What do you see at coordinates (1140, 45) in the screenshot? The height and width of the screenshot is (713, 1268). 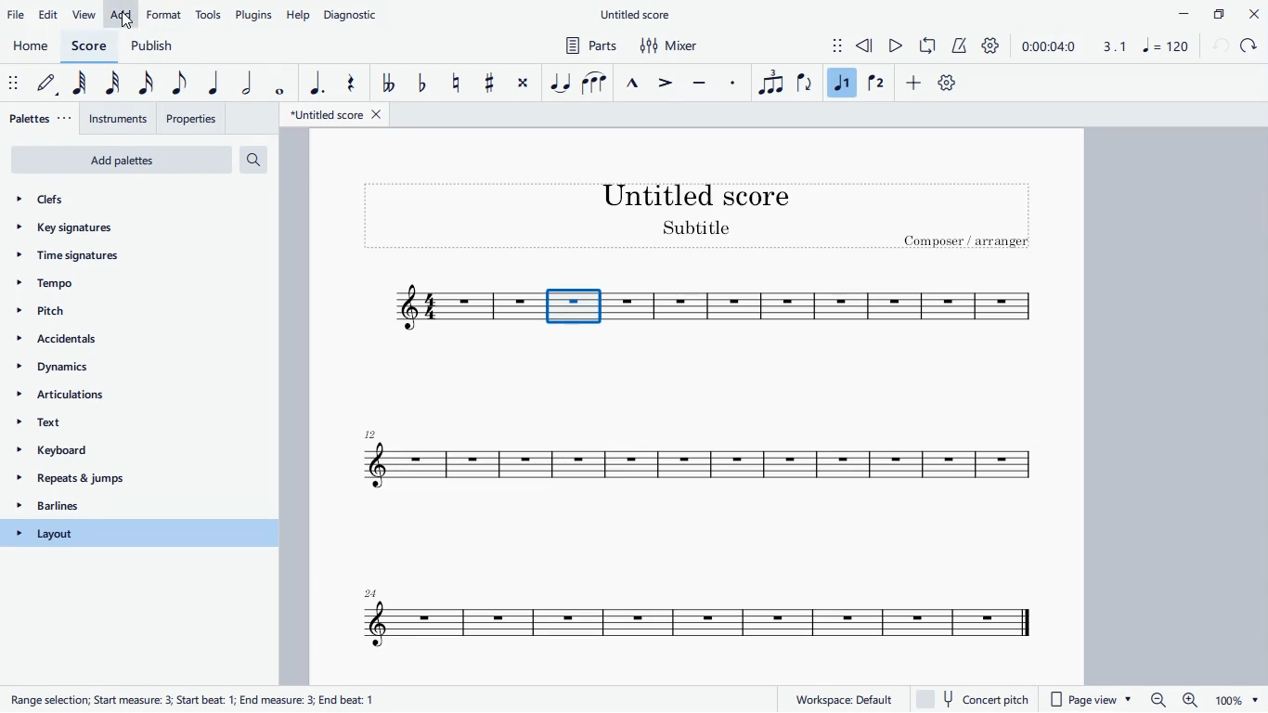 I see `scale` at bounding box center [1140, 45].